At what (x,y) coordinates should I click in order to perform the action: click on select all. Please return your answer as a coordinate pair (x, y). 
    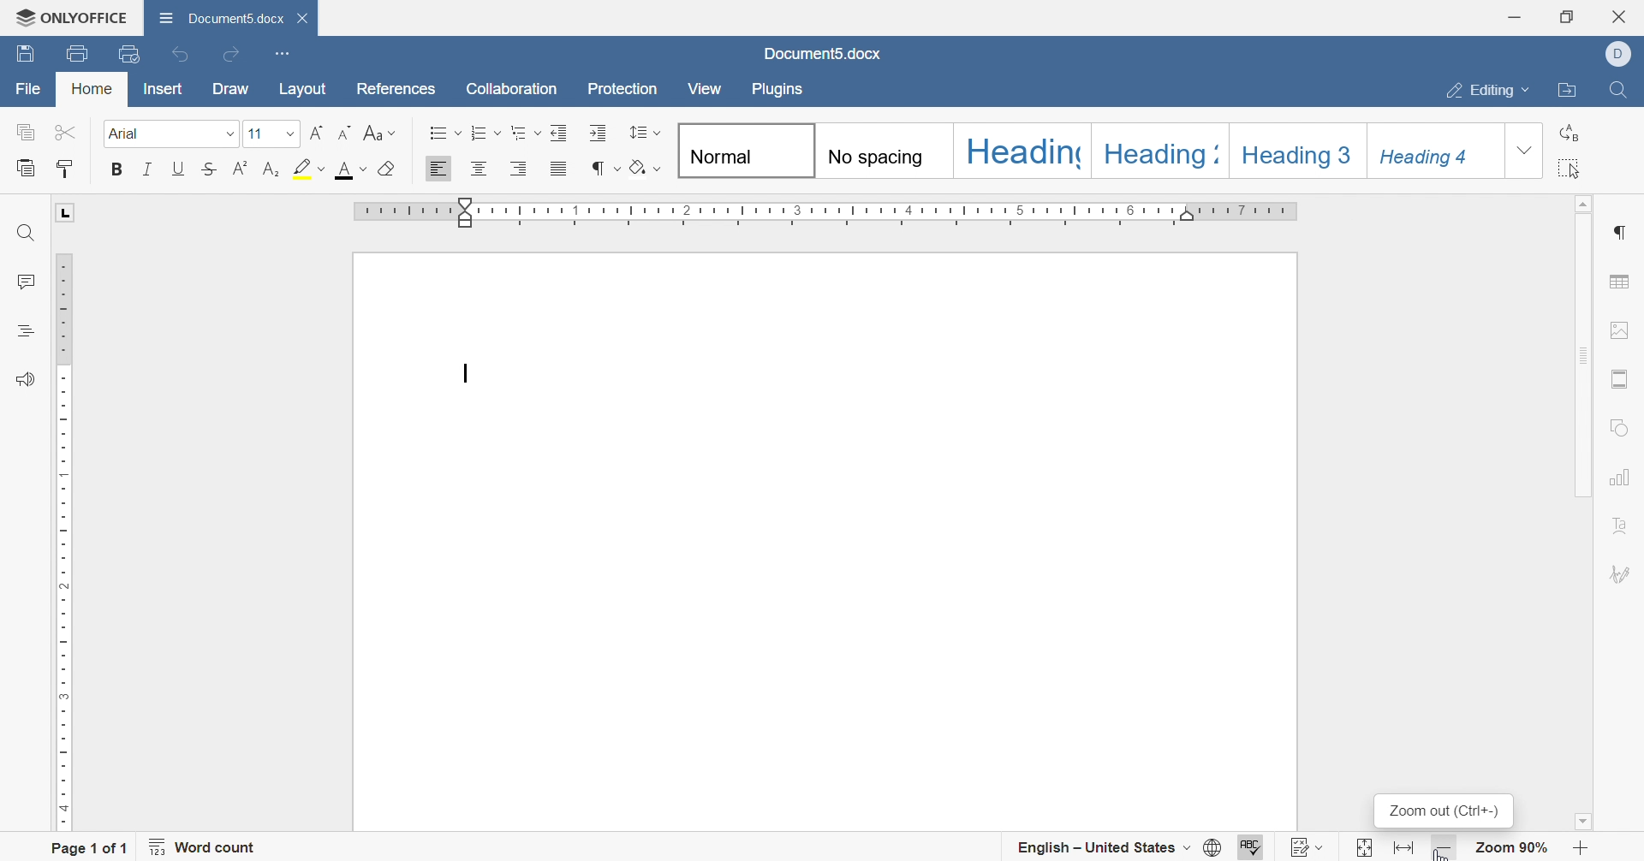
    Looking at the image, I should click on (1573, 169).